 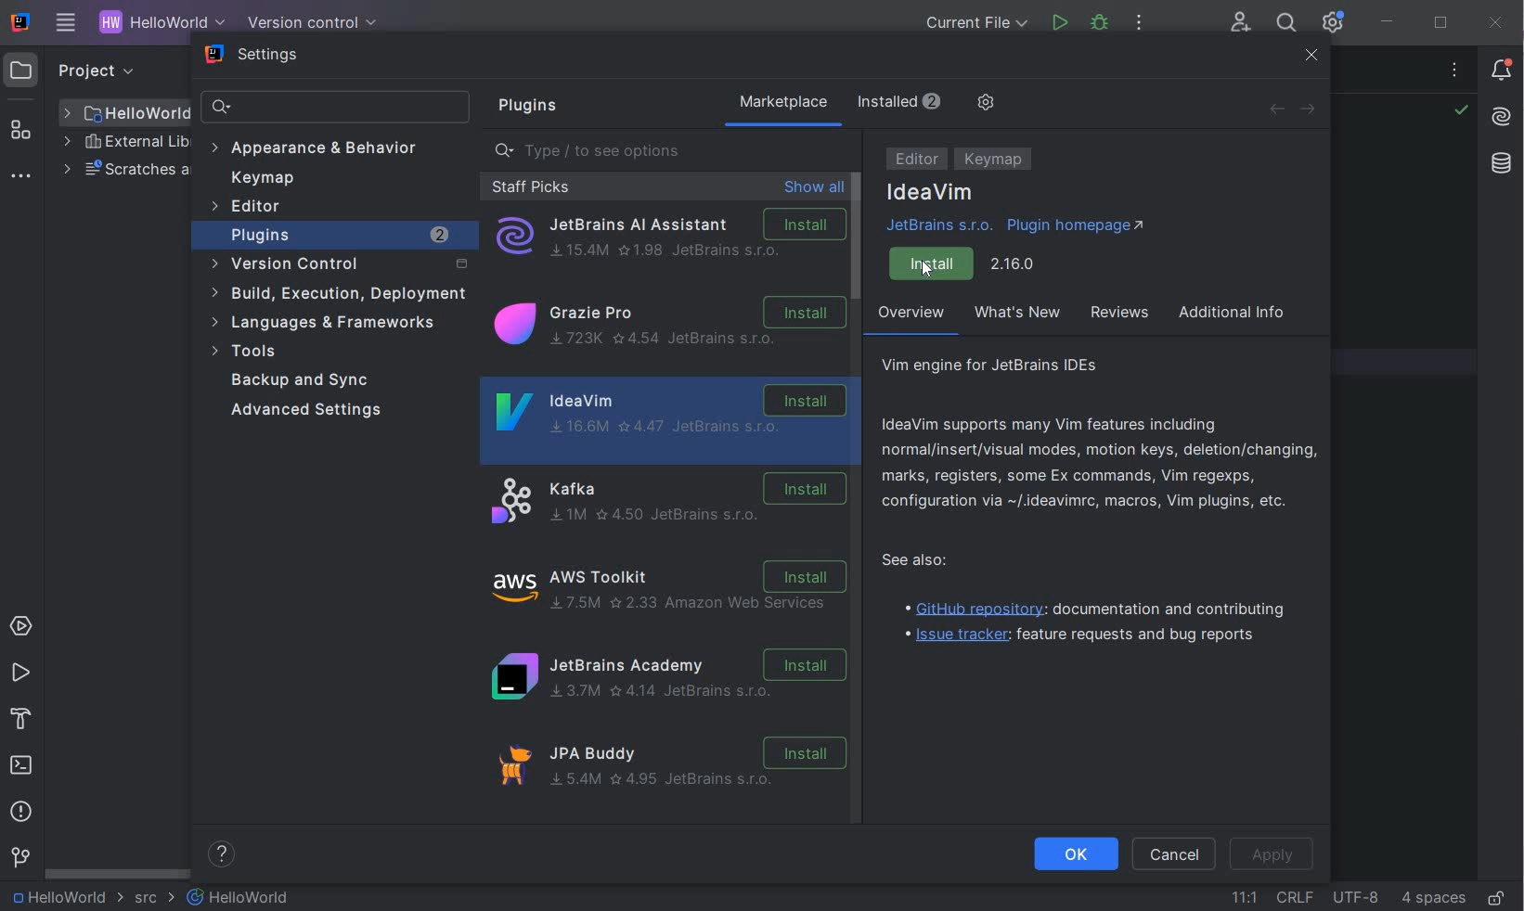 What do you see at coordinates (126, 144) in the screenshot?
I see `EXTERNAL LIBRARIES` at bounding box center [126, 144].